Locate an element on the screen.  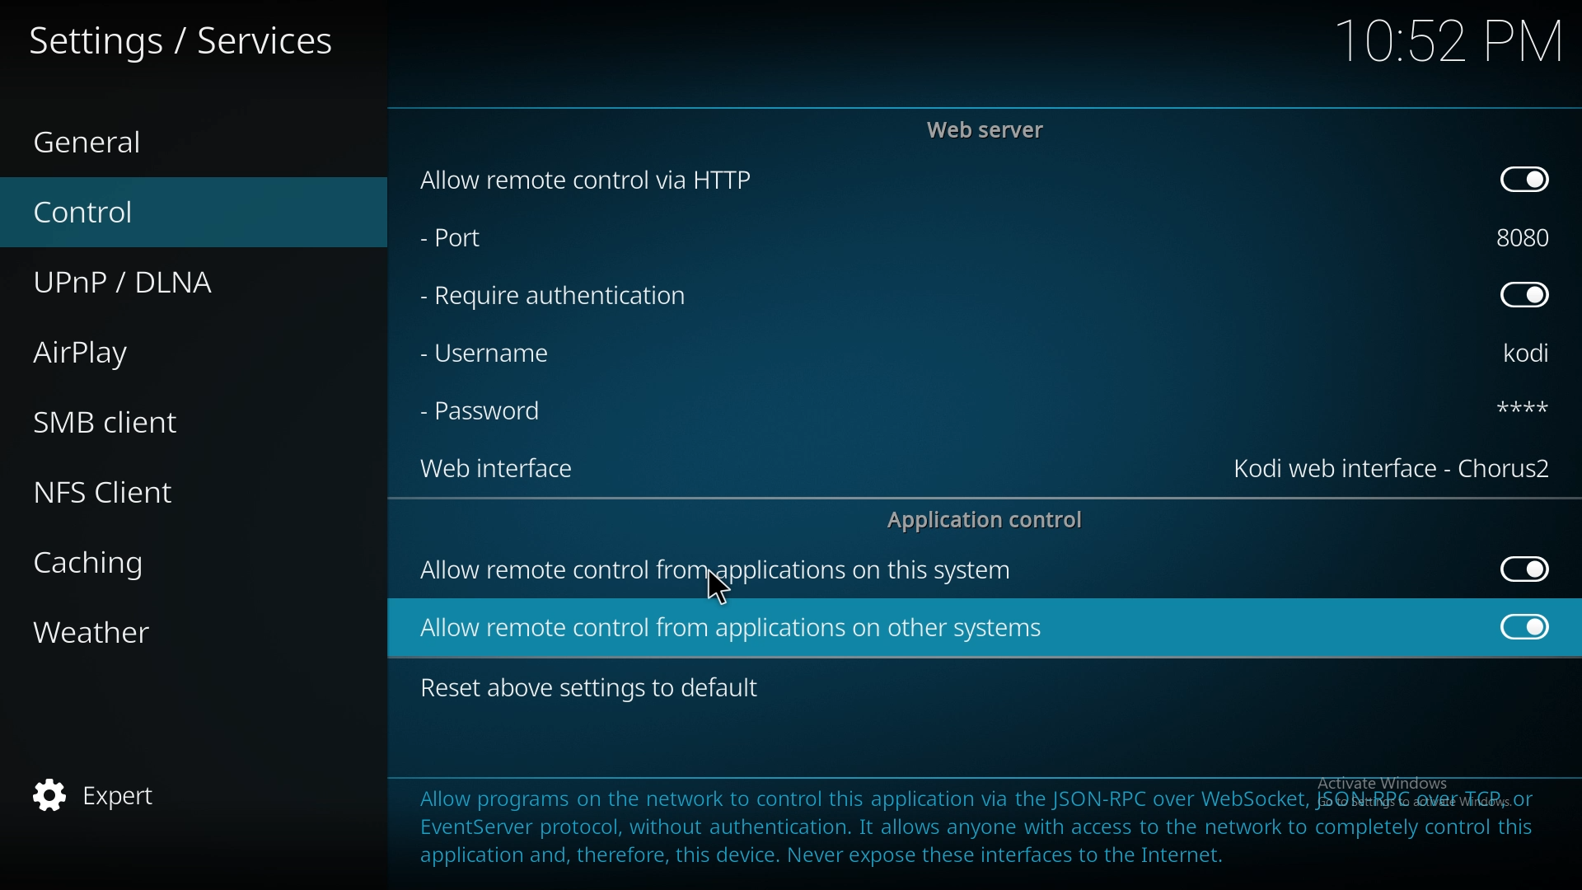
nfs client is located at coordinates (173, 490).